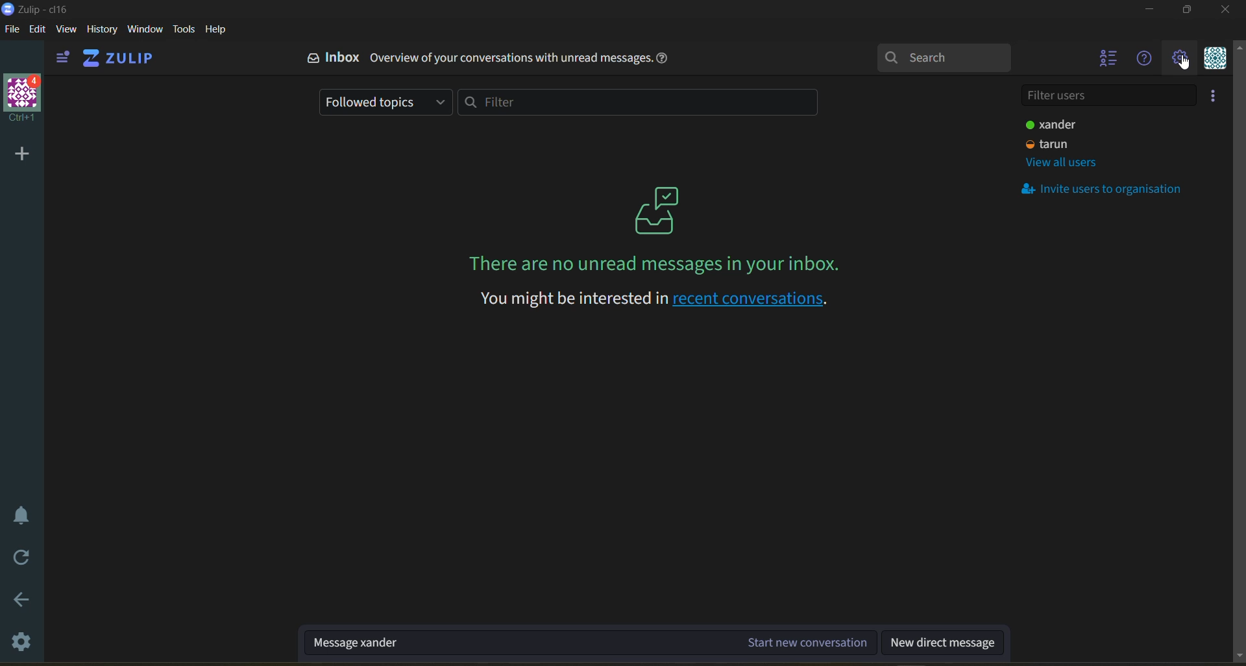 The width and height of the screenshot is (1246, 666). I want to click on logo, so click(311, 58).